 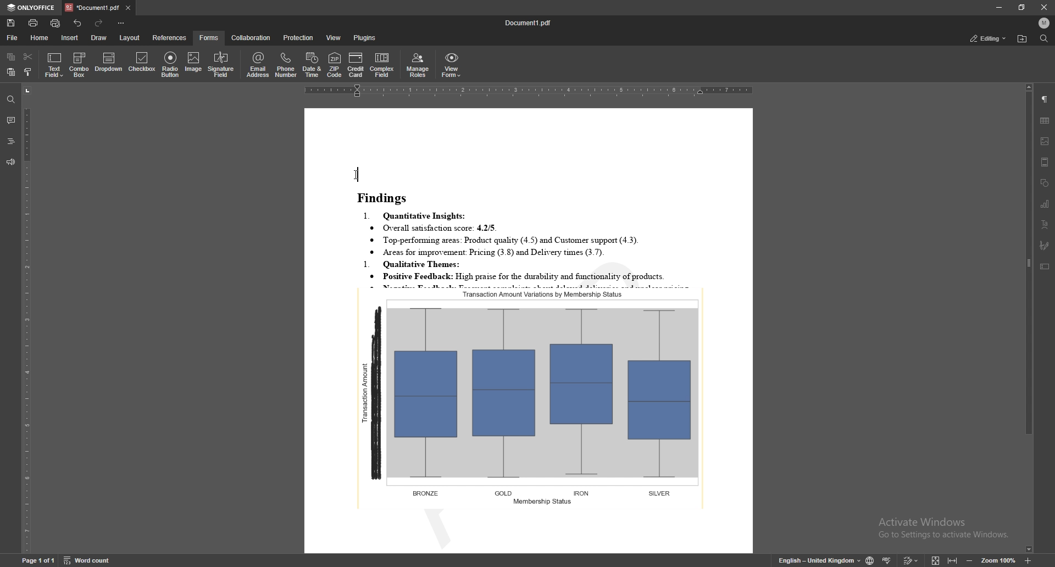 What do you see at coordinates (418, 264) in the screenshot?
I see `1. Qualitative Themes:` at bounding box center [418, 264].